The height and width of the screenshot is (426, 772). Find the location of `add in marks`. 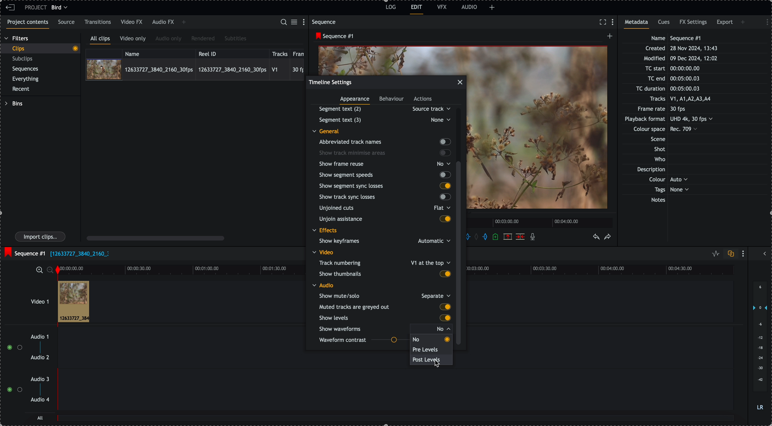

add in marks is located at coordinates (472, 236).